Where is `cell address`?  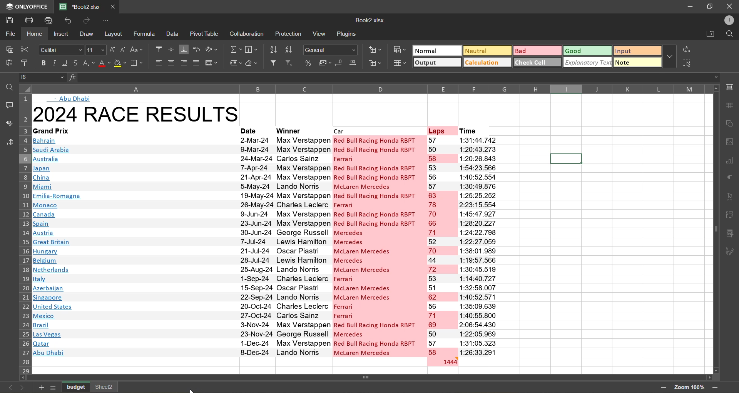
cell address is located at coordinates (42, 77).